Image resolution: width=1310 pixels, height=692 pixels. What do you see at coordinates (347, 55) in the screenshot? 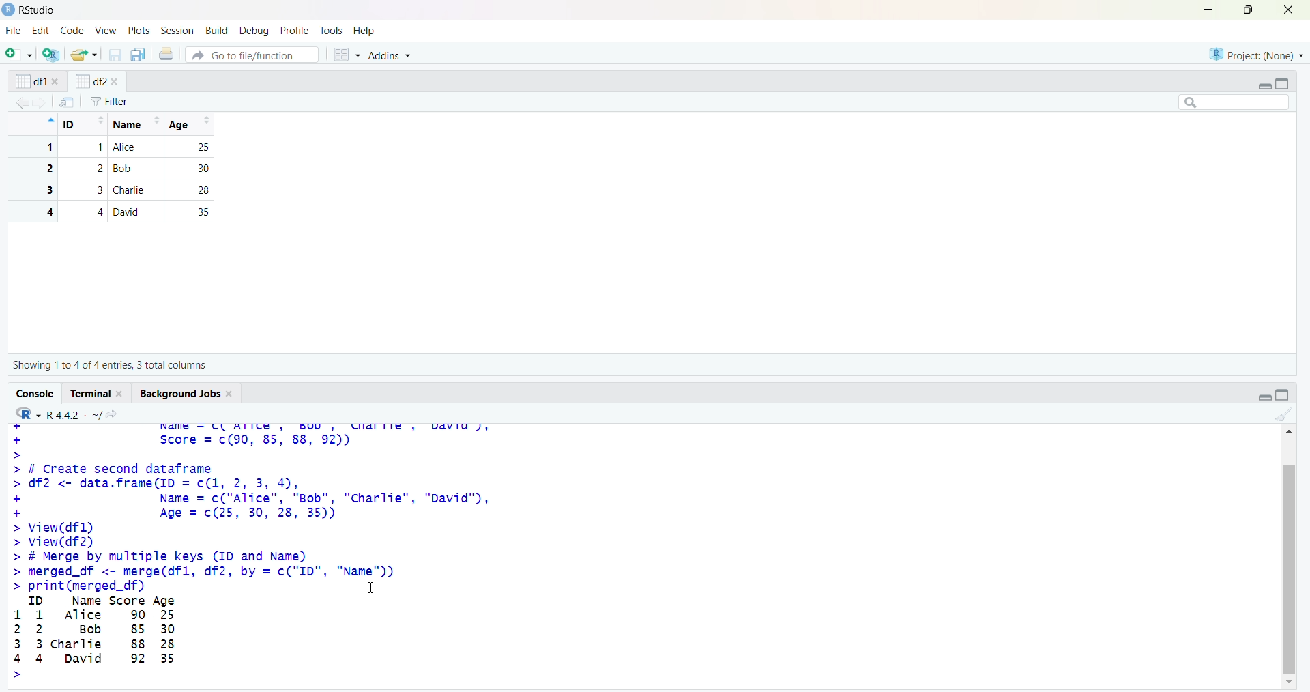
I see `grid` at bounding box center [347, 55].